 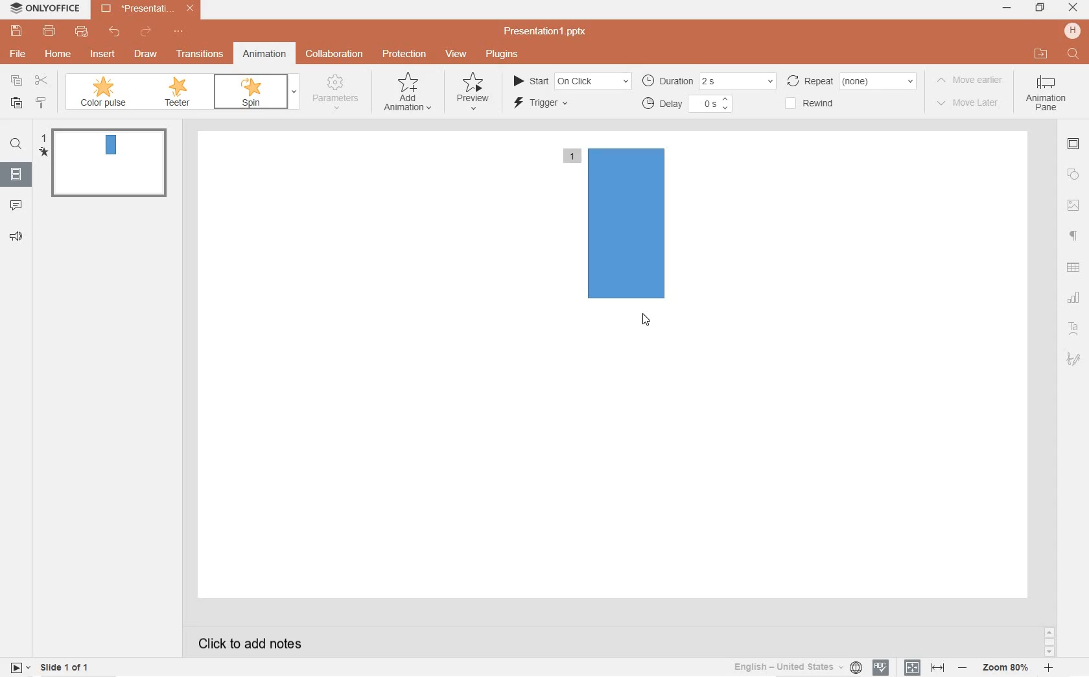 What do you see at coordinates (180, 93) in the screenshot?
I see `Teeter` at bounding box center [180, 93].